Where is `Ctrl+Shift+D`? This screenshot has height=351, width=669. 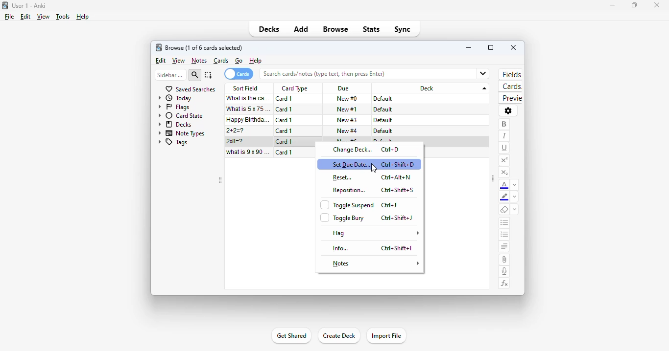 Ctrl+Shift+D is located at coordinates (399, 164).